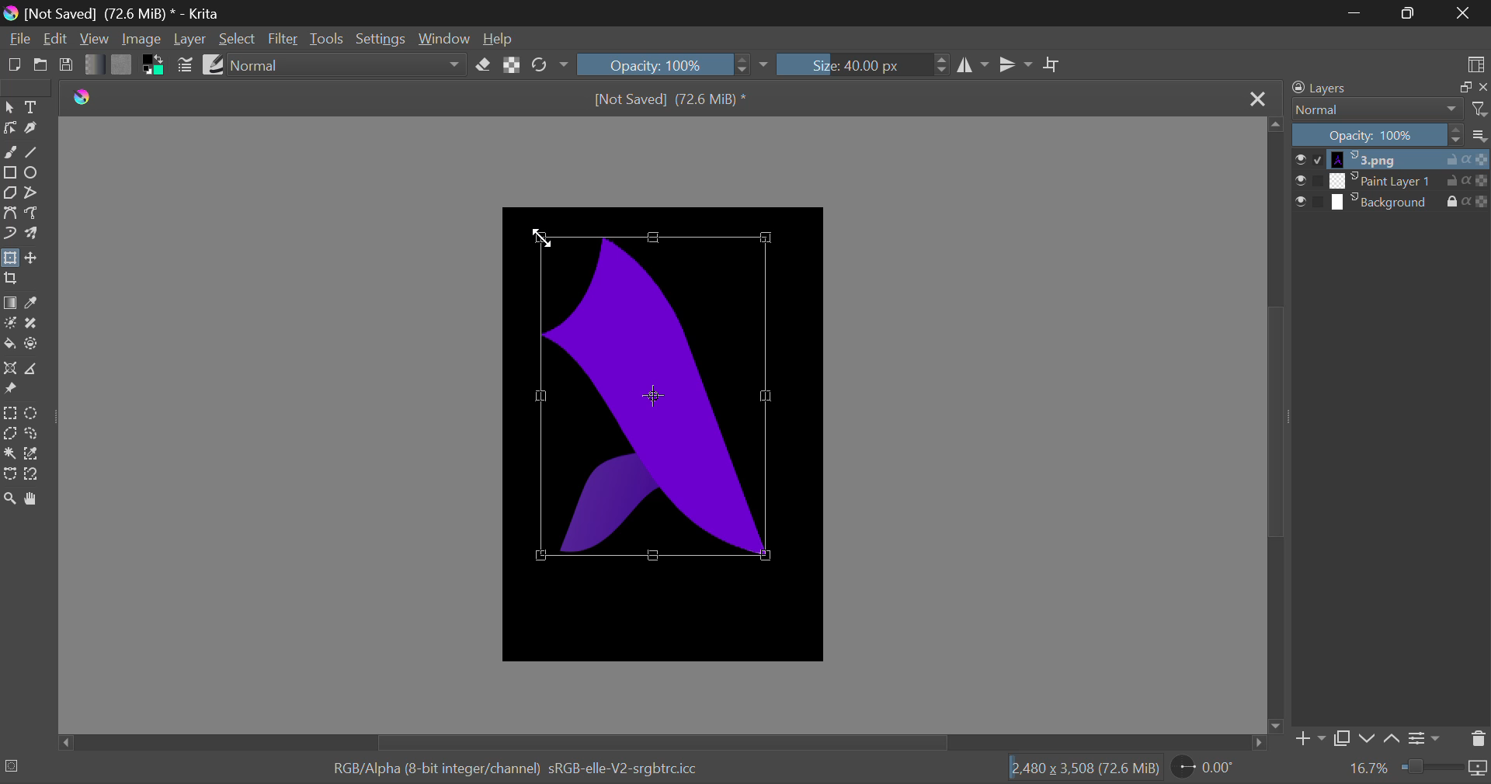 Image resolution: width=1491 pixels, height=784 pixels. What do you see at coordinates (34, 236) in the screenshot?
I see `Multibrush Tool` at bounding box center [34, 236].